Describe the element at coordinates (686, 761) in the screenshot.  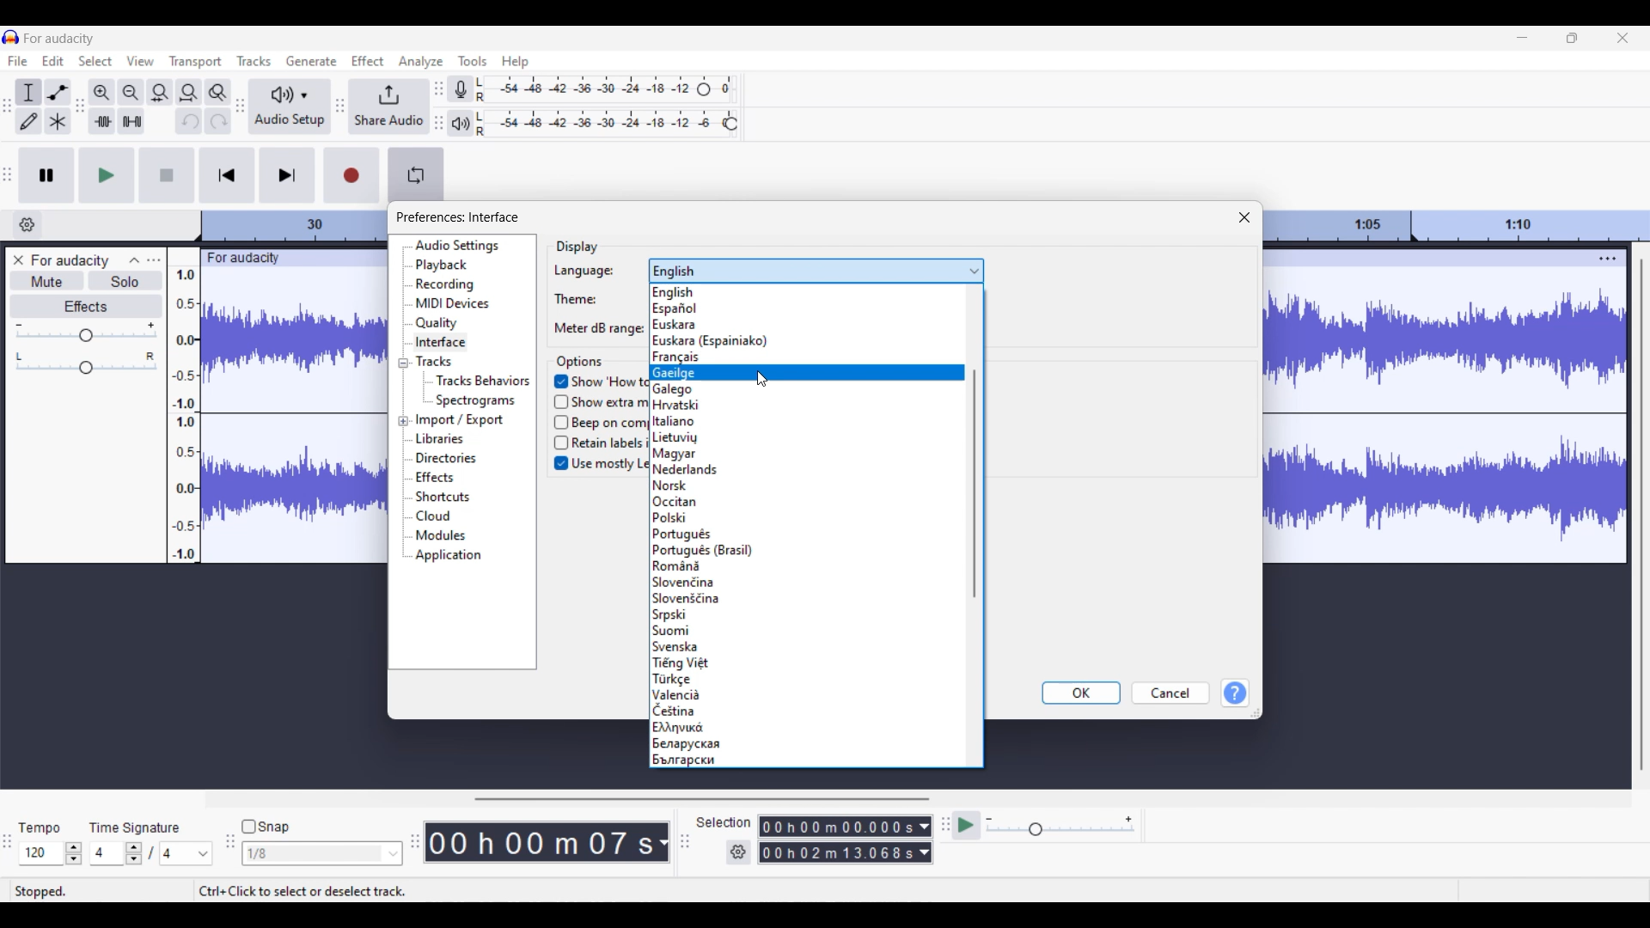
I see `bwarapckn` at that location.